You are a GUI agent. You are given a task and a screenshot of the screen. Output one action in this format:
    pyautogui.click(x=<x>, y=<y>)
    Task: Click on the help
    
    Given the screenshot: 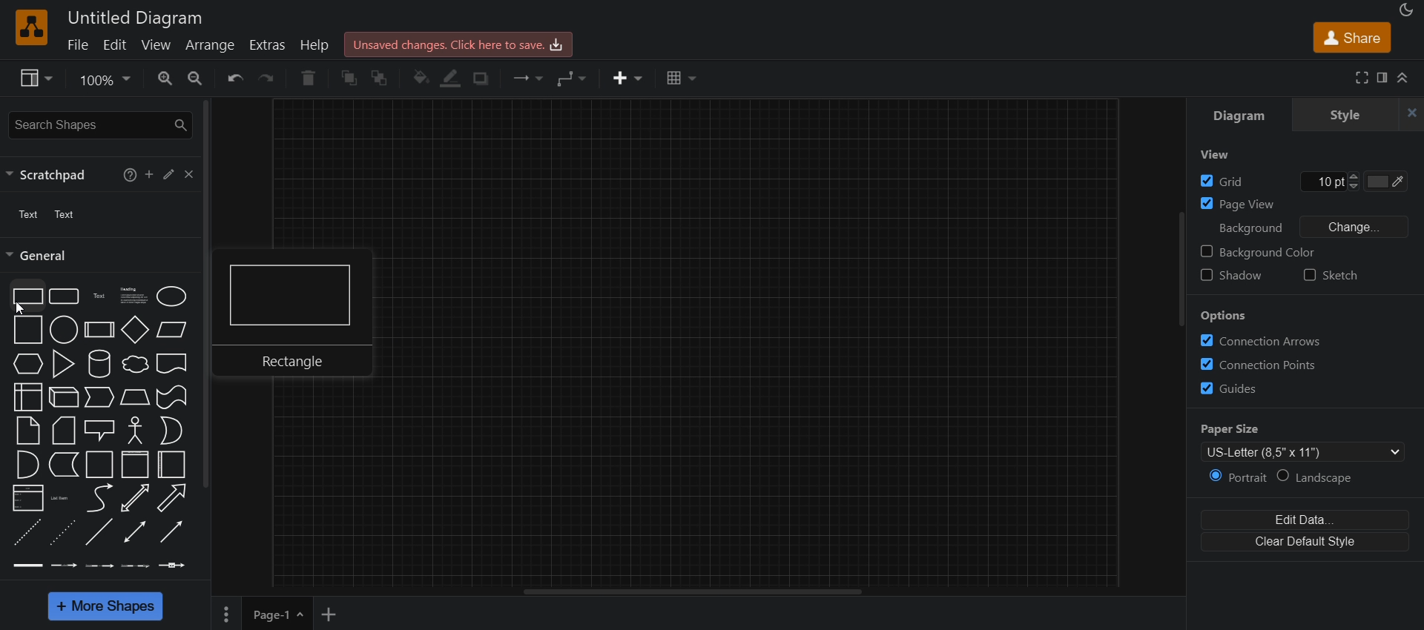 What is the action you would take?
    pyautogui.click(x=317, y=47)
    